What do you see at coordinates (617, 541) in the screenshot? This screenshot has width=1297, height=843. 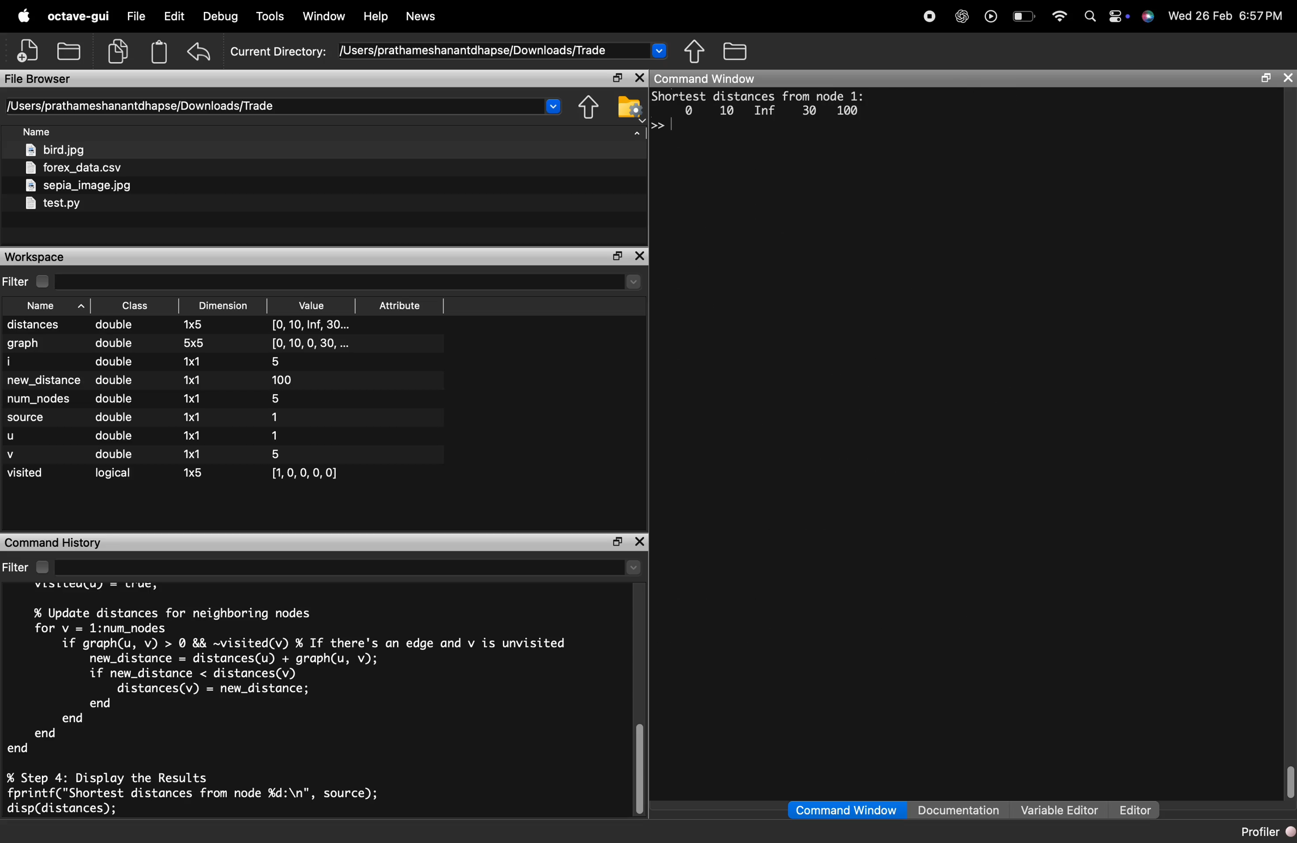 I see `maximize` at bounding box center [617, 541].